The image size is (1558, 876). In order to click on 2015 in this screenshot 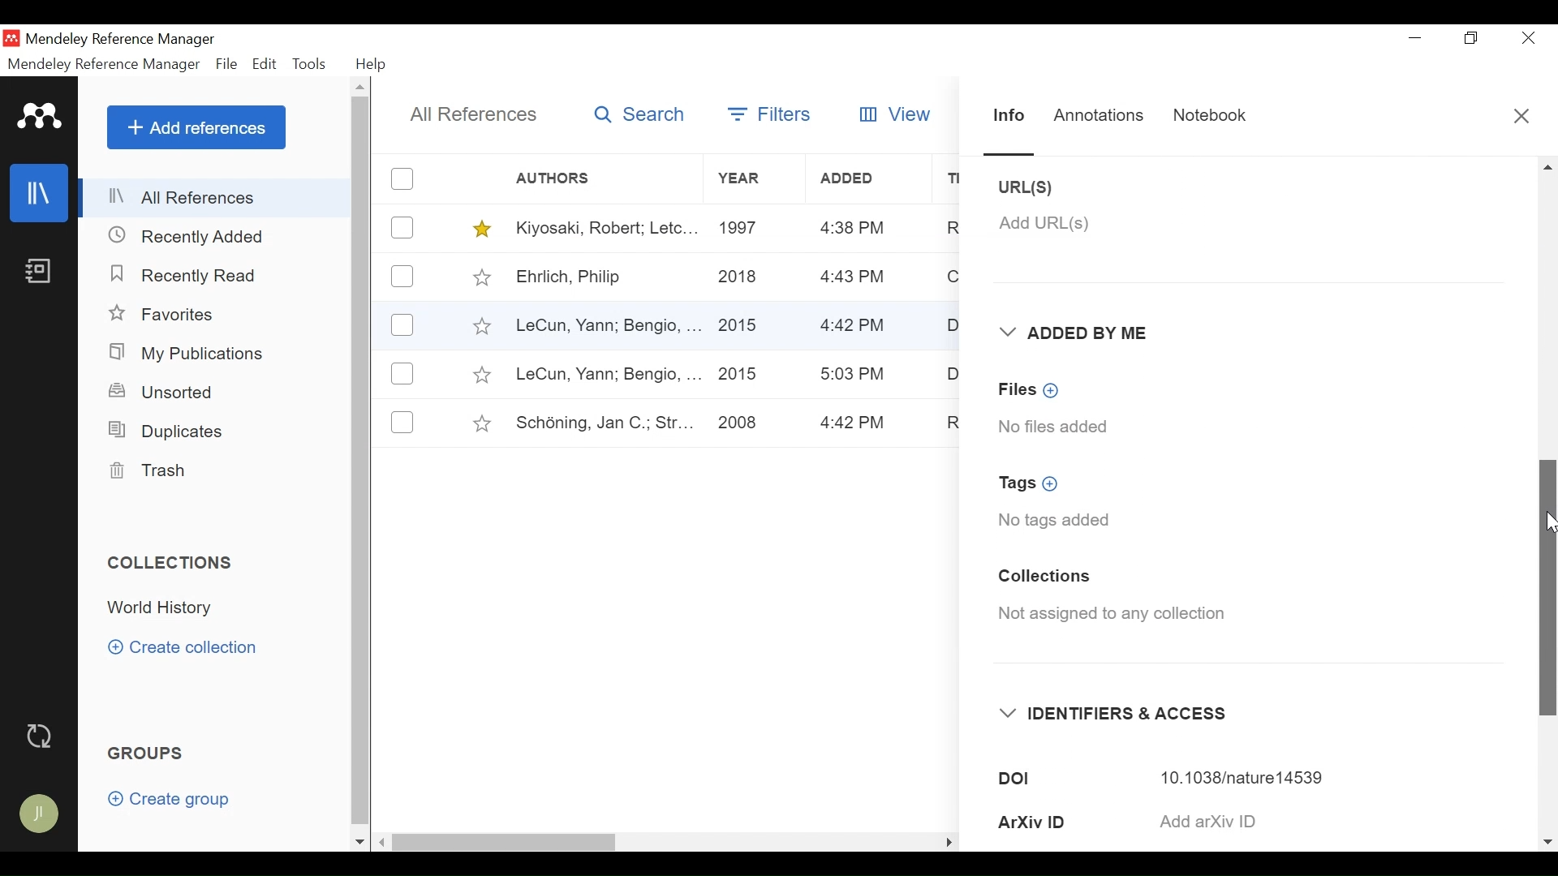, I will do `click(743, 319)`.